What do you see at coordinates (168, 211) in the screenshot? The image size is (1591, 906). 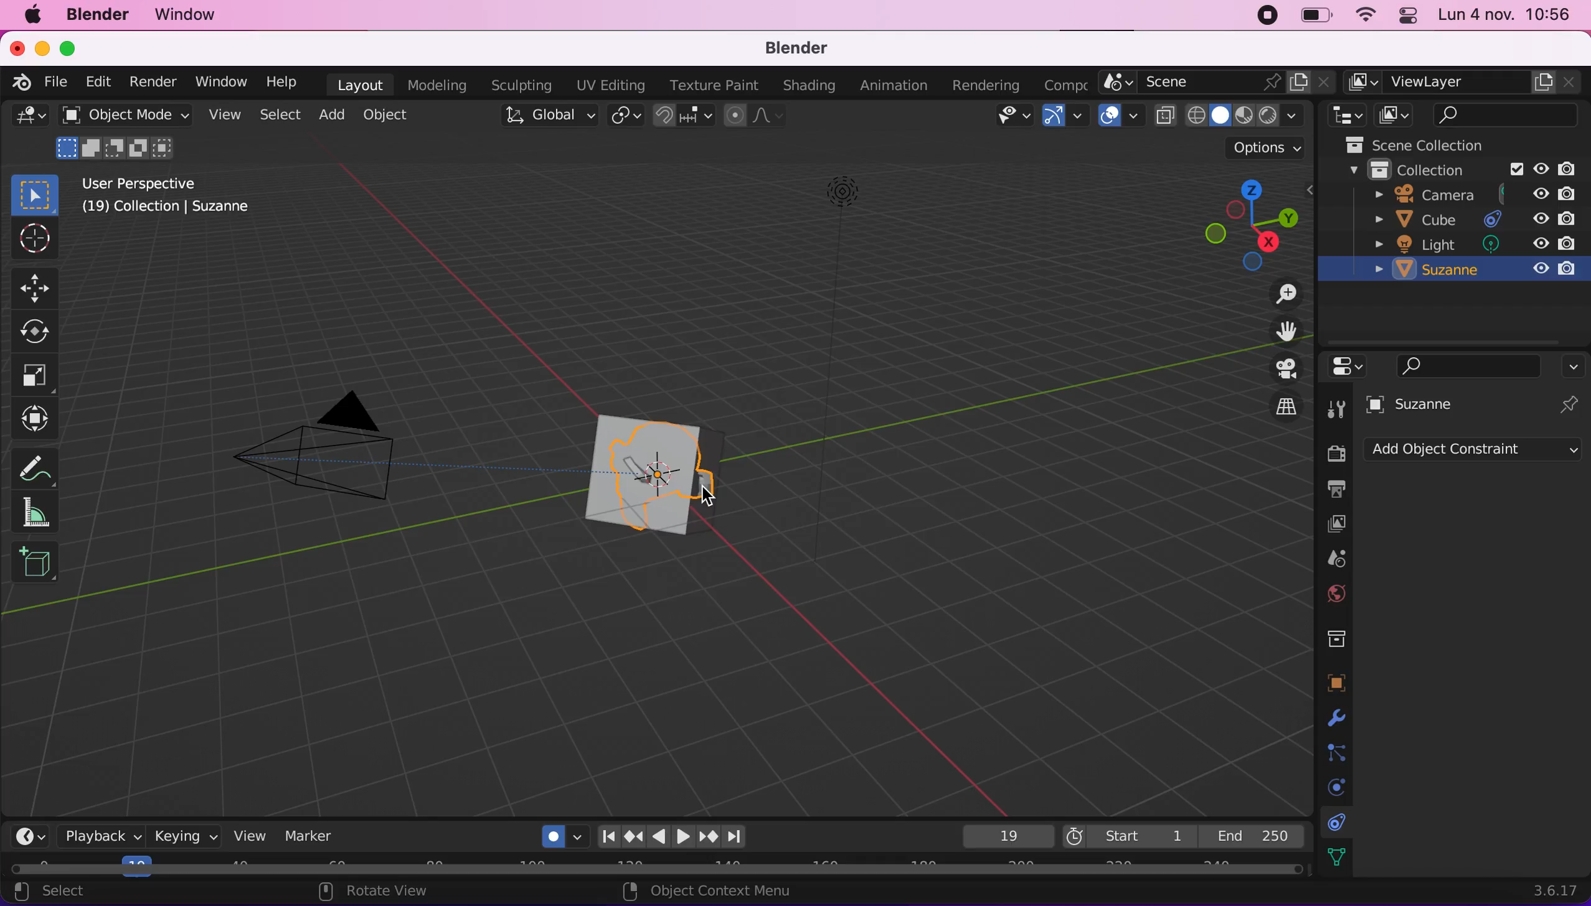 I see `(19) Collection | Suzanne` at bounding box center [168, 211].